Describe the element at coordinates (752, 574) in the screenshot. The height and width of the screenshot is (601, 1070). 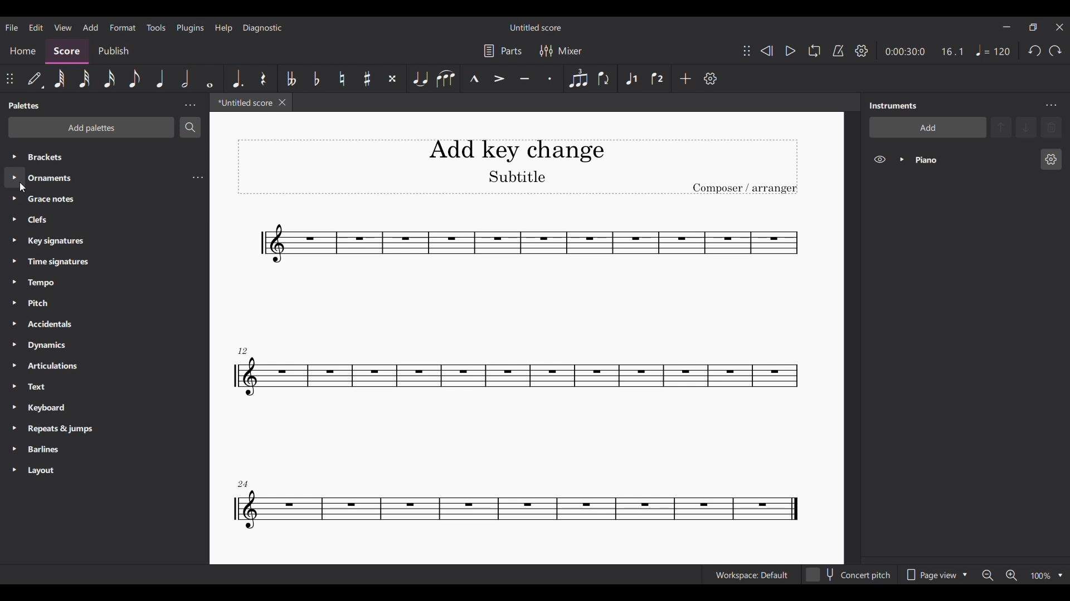
I see `Workspace: default` at that location.